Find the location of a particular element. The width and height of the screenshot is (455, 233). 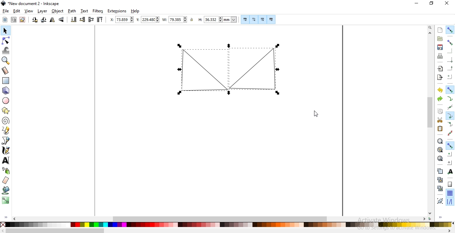

copy selection to clipboard is located at coordinates (441, 112).